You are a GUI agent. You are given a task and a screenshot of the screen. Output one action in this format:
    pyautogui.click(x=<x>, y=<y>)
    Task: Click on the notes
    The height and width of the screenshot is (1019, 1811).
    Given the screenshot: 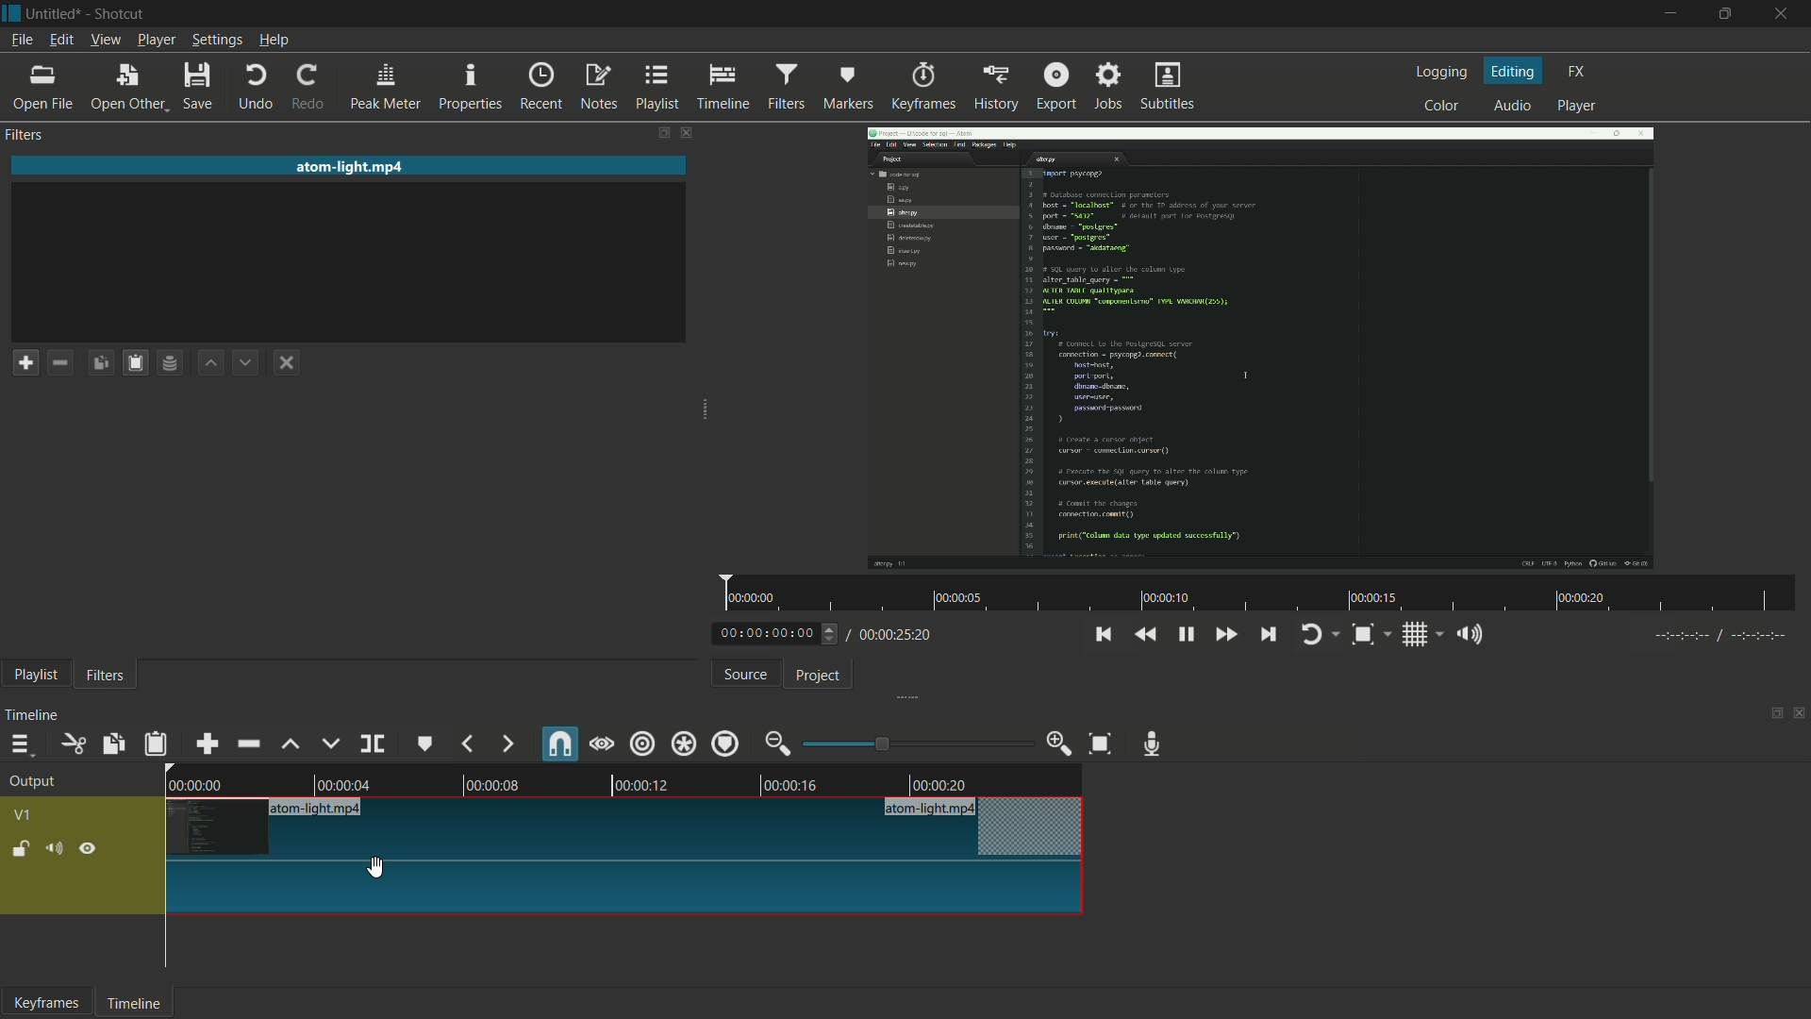 What is the action you would take?
    pyautogui.click(x=599, y=88)
    